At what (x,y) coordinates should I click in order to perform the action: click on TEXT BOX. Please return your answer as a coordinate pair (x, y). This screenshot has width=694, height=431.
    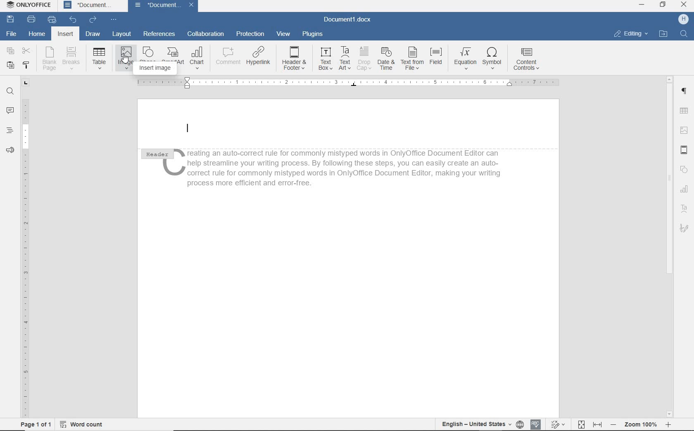
    Looking at the image, I should click on (325, 60).